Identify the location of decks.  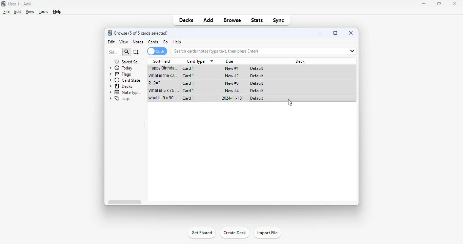
(121, 86).